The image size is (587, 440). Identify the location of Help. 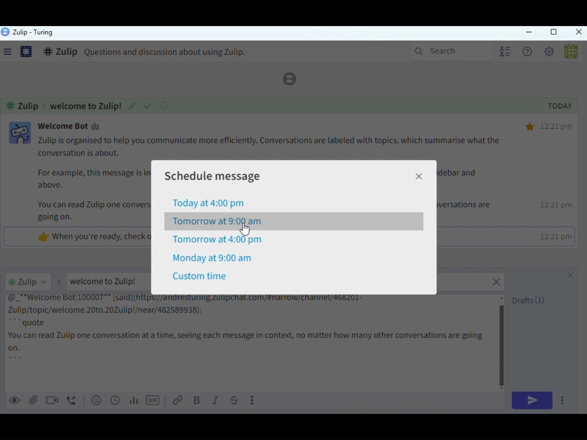
(529, 52).